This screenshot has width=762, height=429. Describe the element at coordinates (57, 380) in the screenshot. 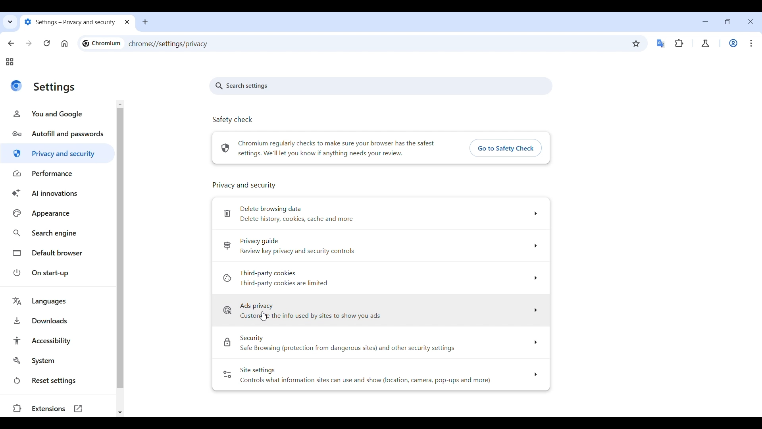

I see `Reset settings` at that location.